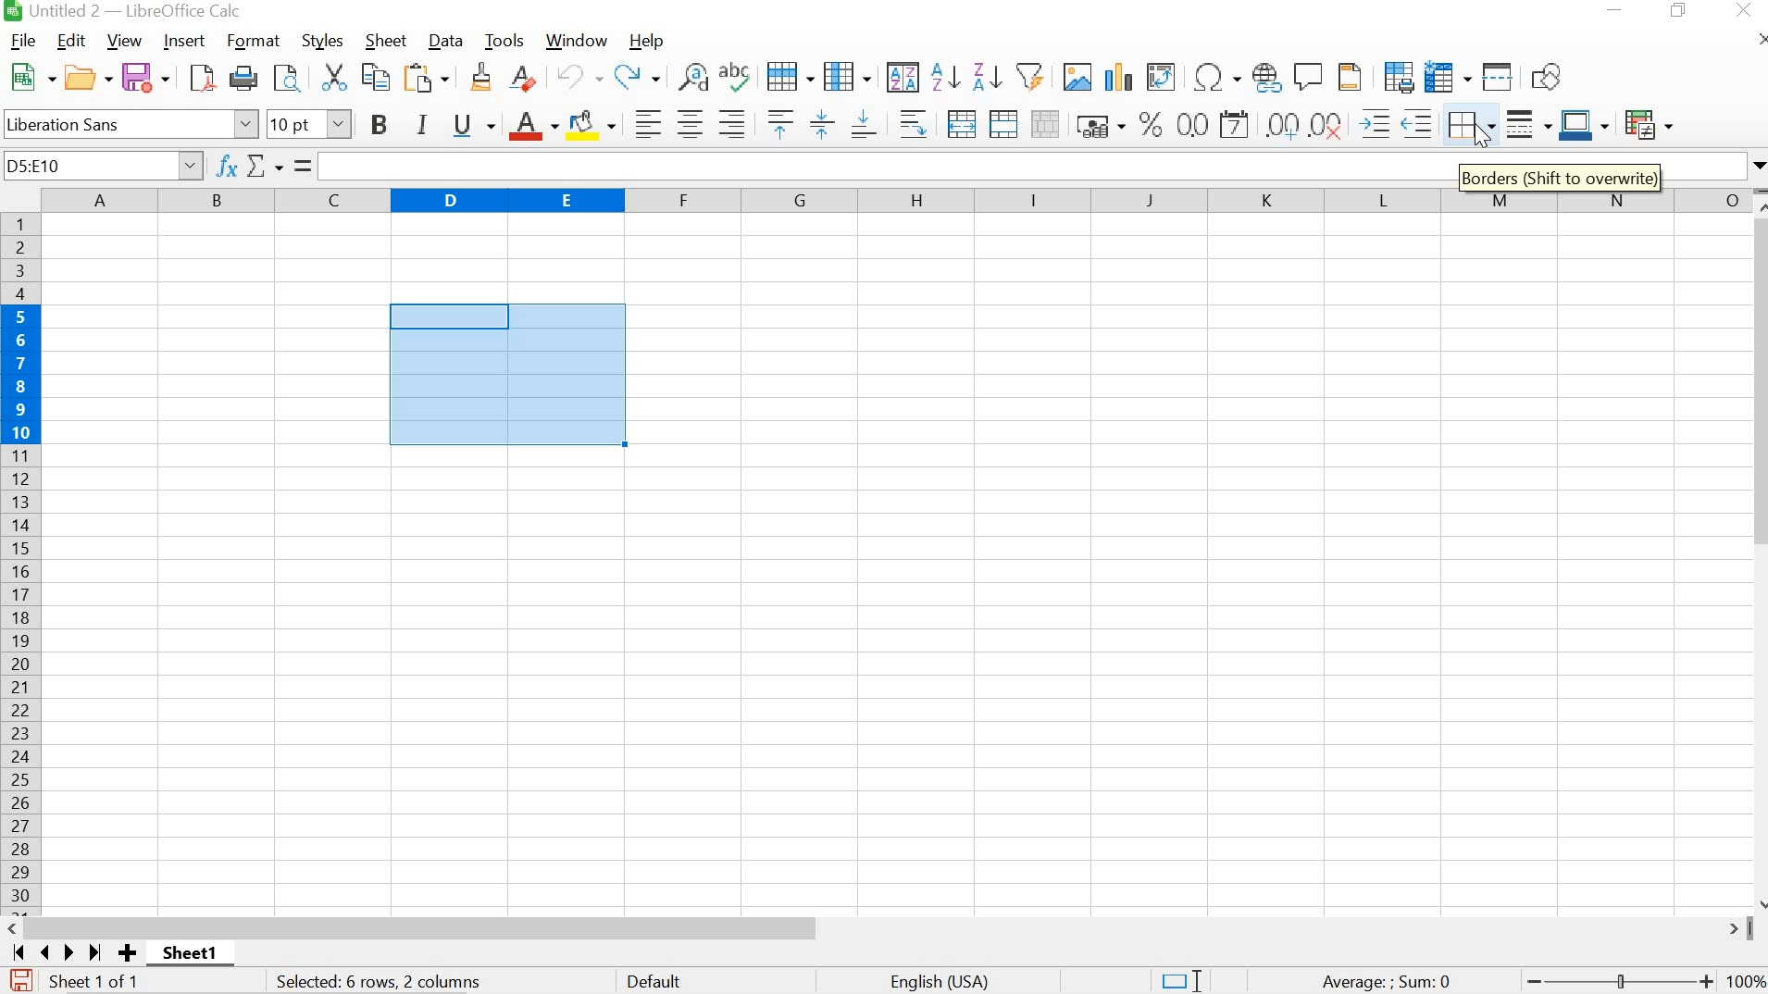  What do you see at coordinates (987, 78) in the screenshot?
I see `SORT DESCENDING` at bounding box center [987, 78].